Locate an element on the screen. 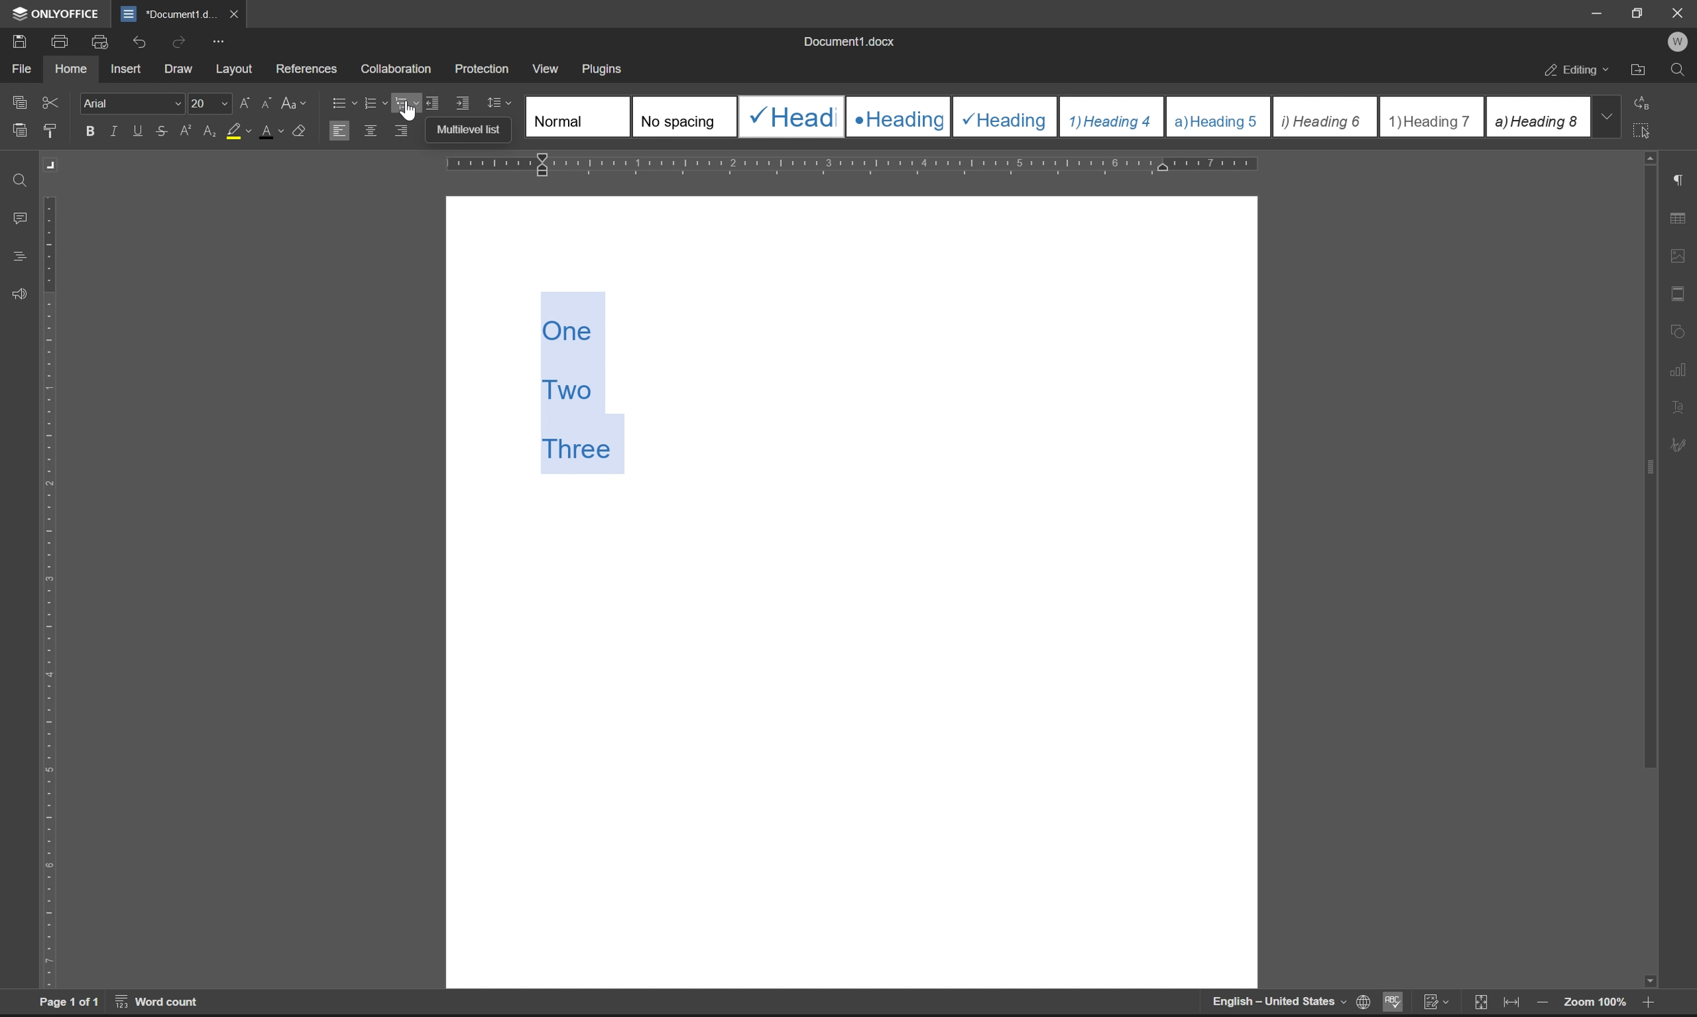 The image size is (1697, 1017). bold is located at coordinates (90, 132).